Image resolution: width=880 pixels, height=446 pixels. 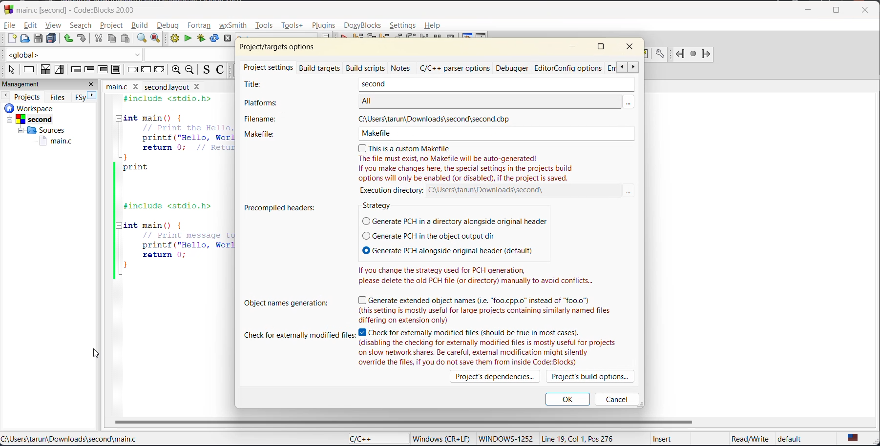 What do you see at coordinates (61, 71) in the screenshot?
I see `selection` at bounding box center [61, 71].